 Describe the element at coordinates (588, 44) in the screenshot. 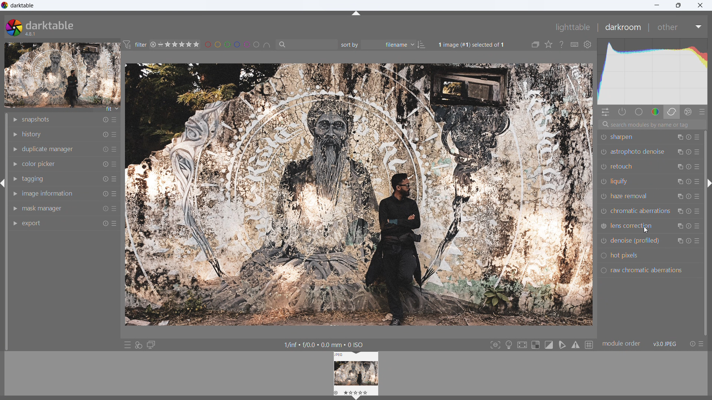

I see `global preferences` at that location.